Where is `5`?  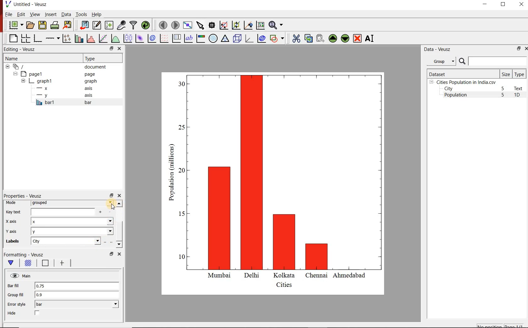
5 is located at coordinates (503, 89).